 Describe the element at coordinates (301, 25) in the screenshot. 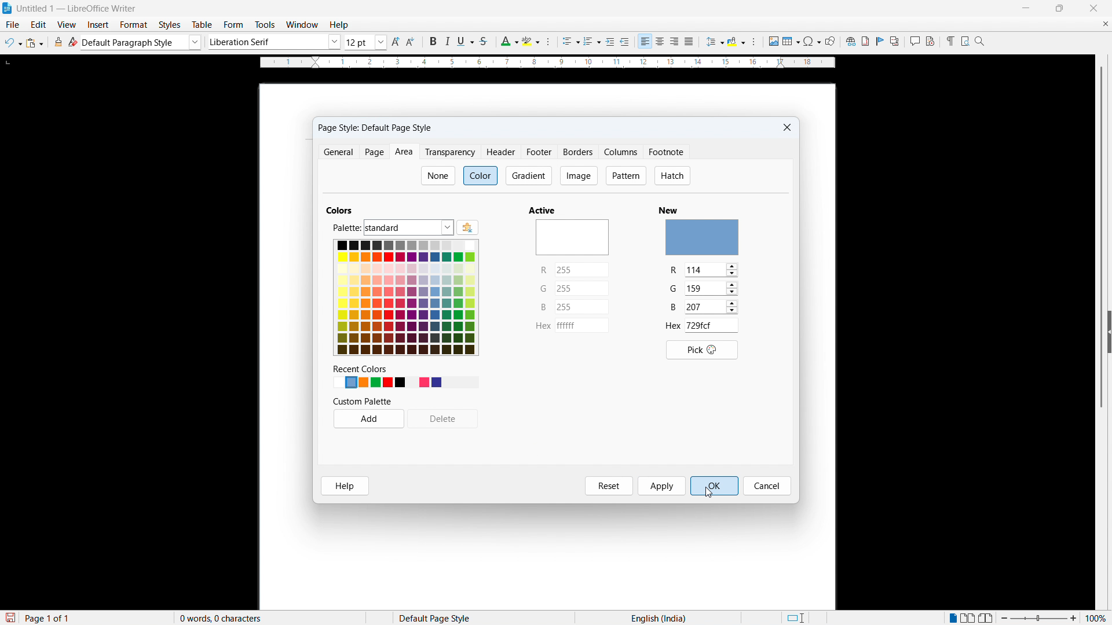

I see `Window ` at that location.